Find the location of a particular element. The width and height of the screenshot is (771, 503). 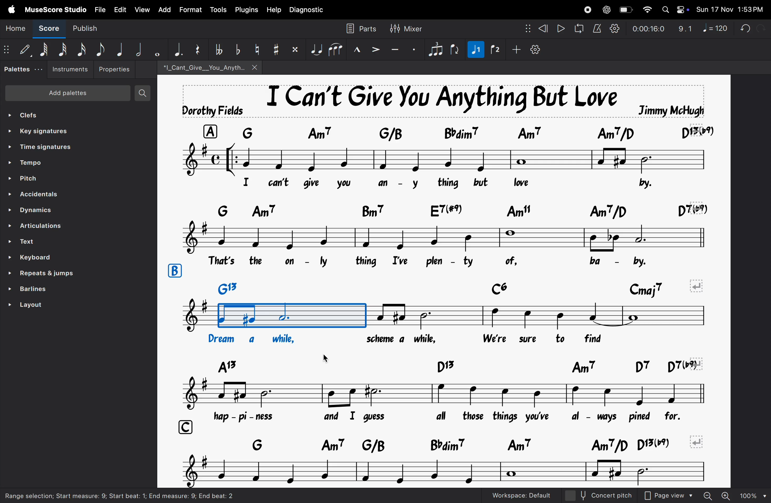

pitch is located at coordinates (30, 179).